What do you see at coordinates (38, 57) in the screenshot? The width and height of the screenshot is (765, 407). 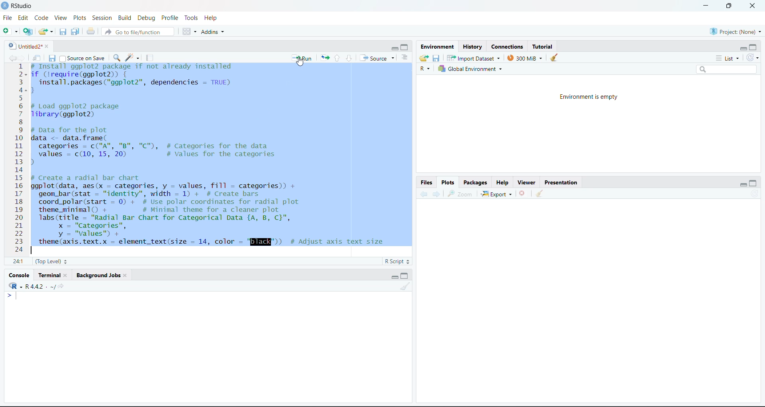 I see `show in new window` at bounding box center [38, 57].